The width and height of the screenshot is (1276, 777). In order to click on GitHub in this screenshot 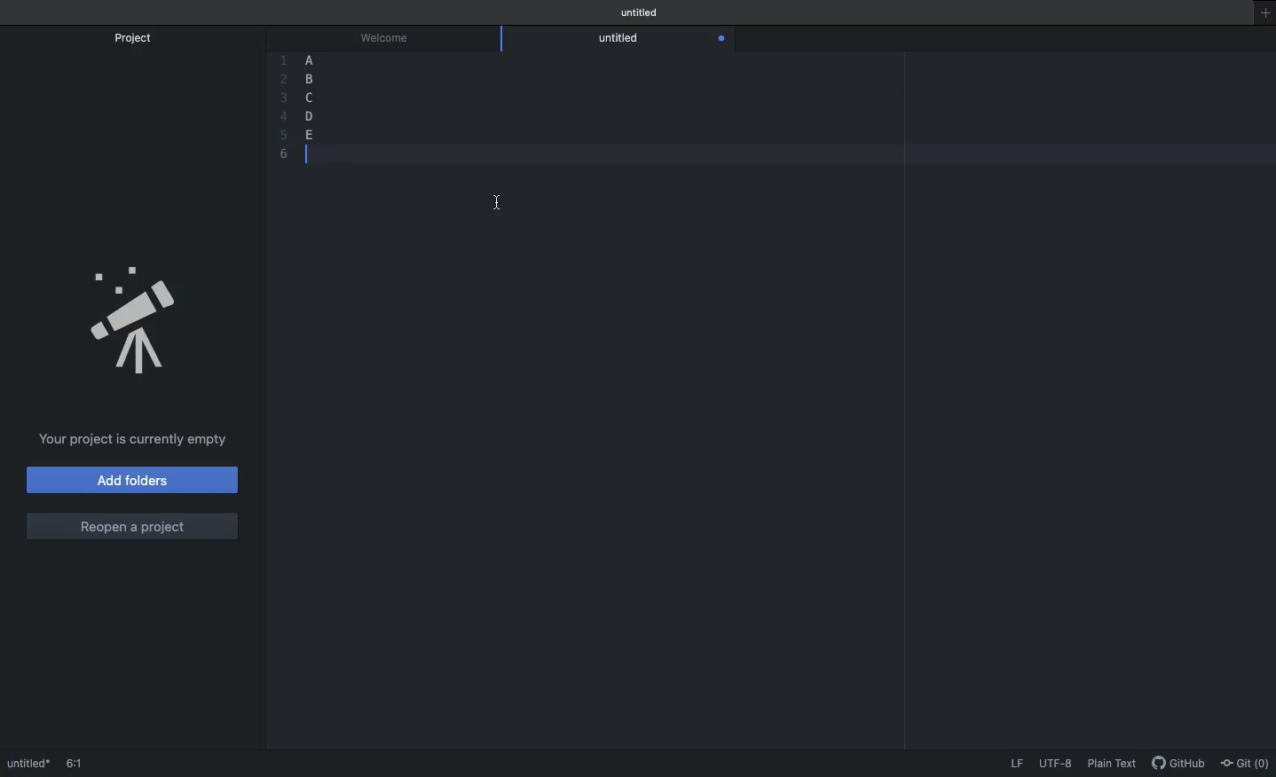, I will do `click(1179, 765)`.